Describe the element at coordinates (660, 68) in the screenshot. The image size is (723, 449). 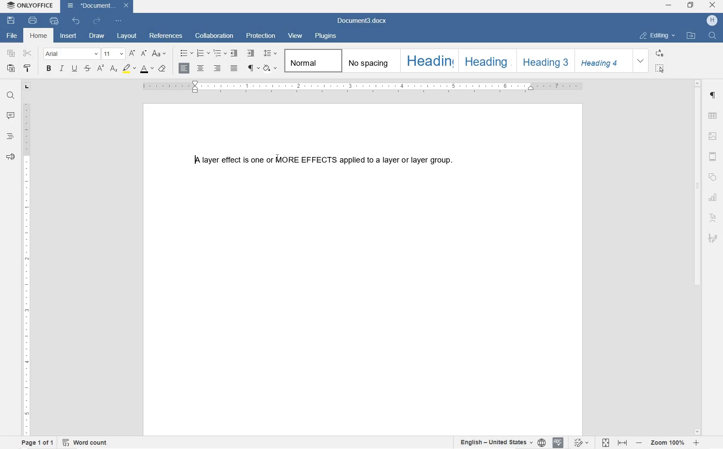
I see `SELECT ALL` at that location.